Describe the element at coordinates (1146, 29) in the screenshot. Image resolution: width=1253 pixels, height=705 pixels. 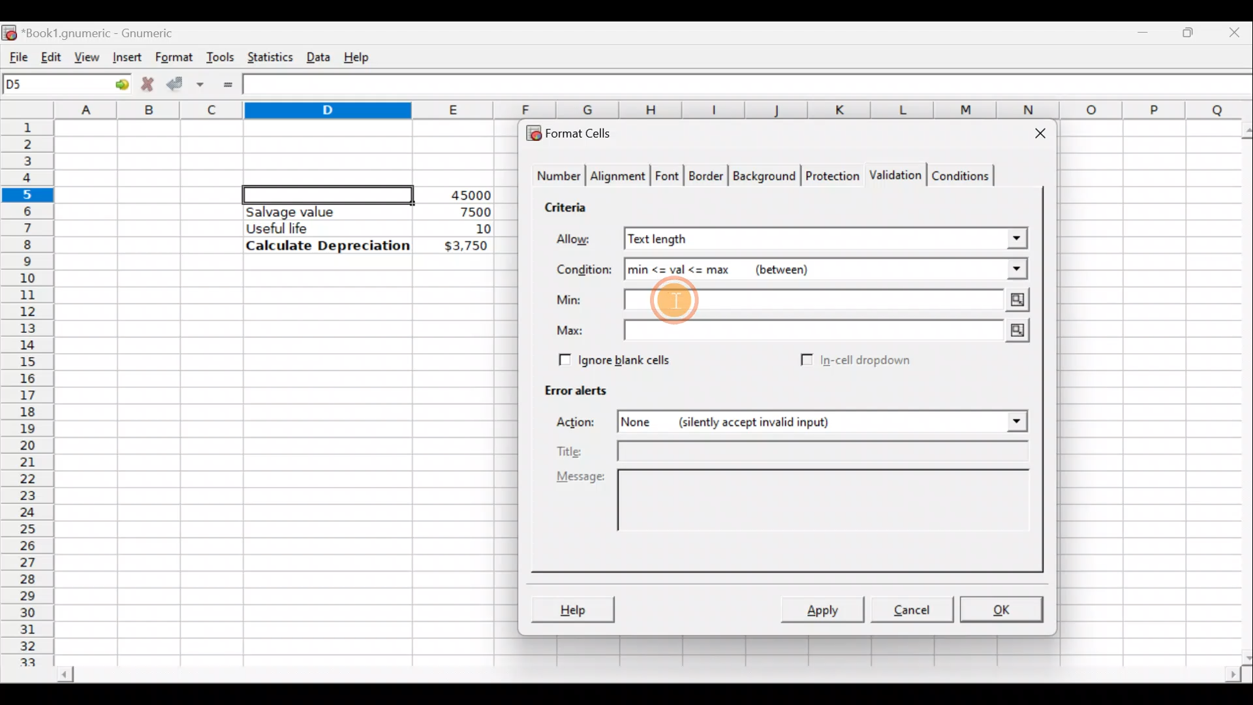
I see `Minimize` at that location.